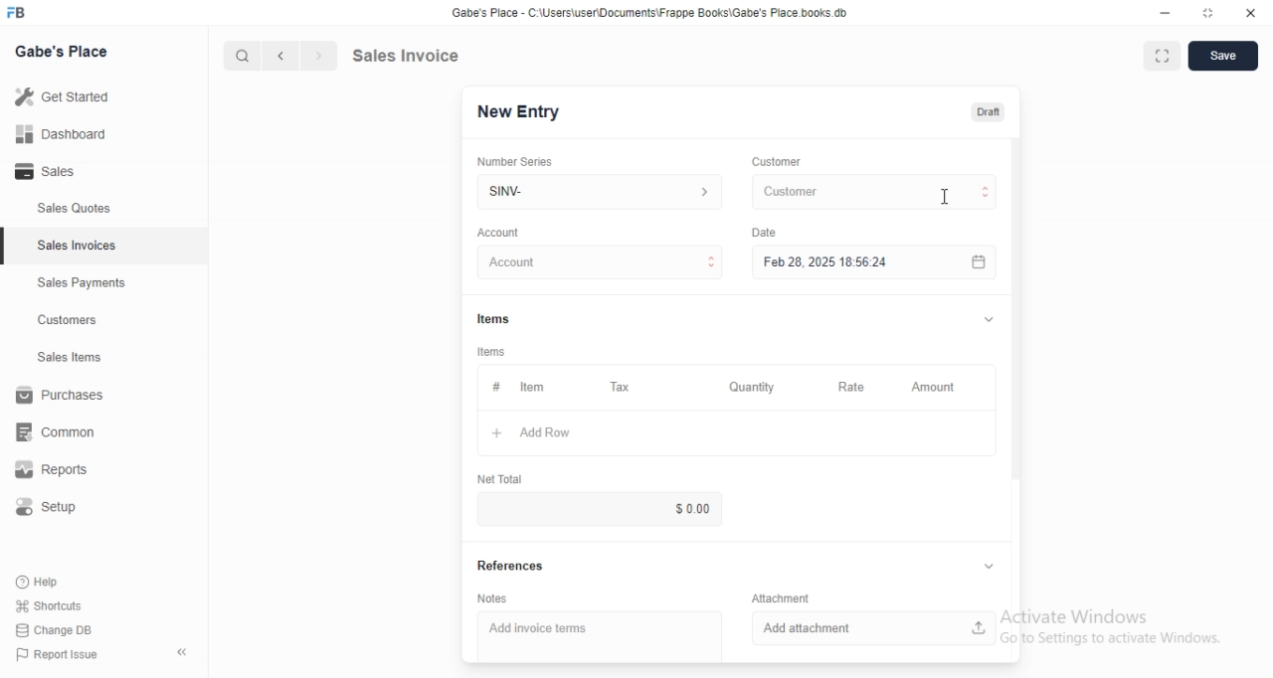 The image size is (1273, 678). Describe the element at coordinates (1015, 319) in the screenshot. I see `scroll bar` at that location.